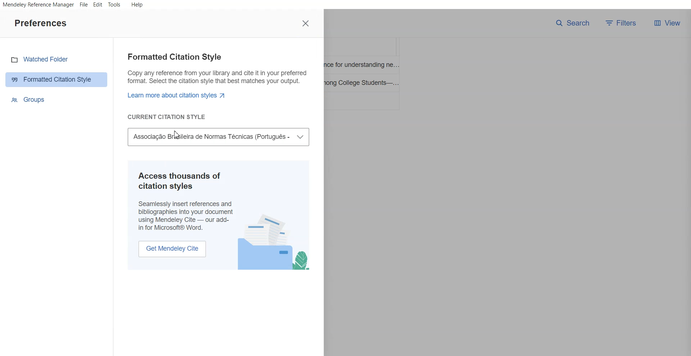  What do you see at coordinates (667, 23) in the screenshot?
I see `Veiw` at bounding box center [667, 23].